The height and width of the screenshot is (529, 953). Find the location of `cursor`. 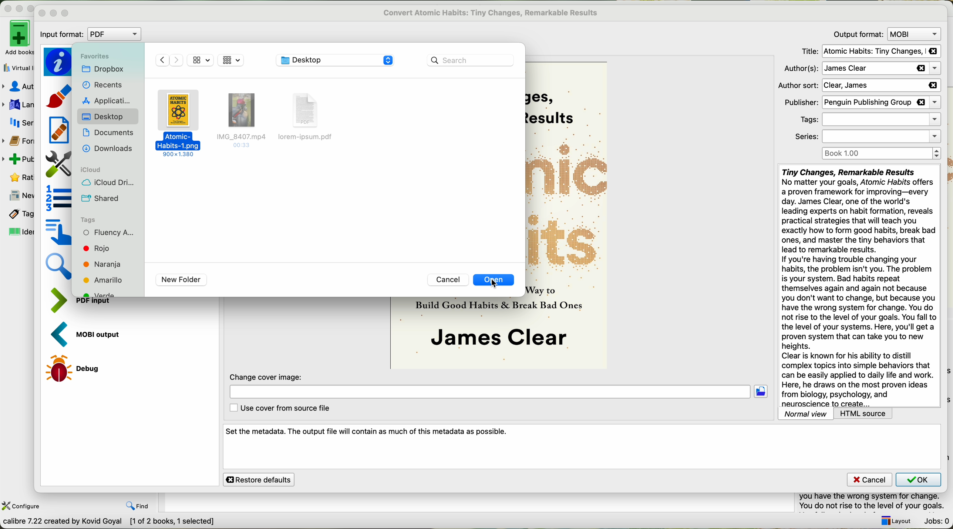

cursor is located at coordinates (497, 284).